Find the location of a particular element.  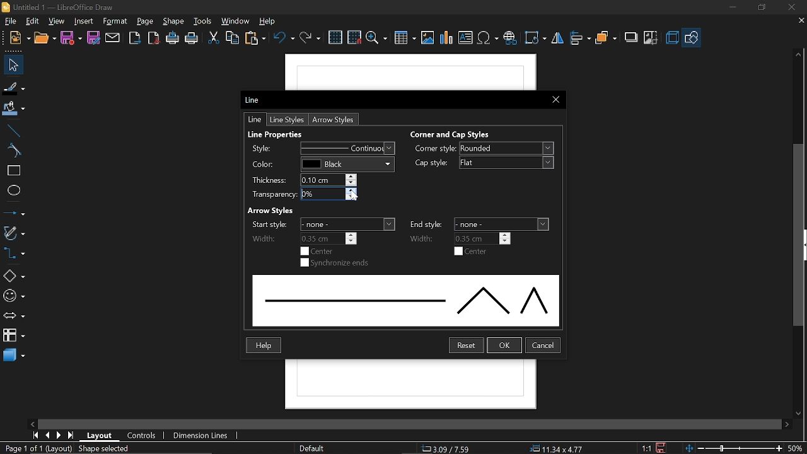

Insert text is located at coordinates (465, 36).